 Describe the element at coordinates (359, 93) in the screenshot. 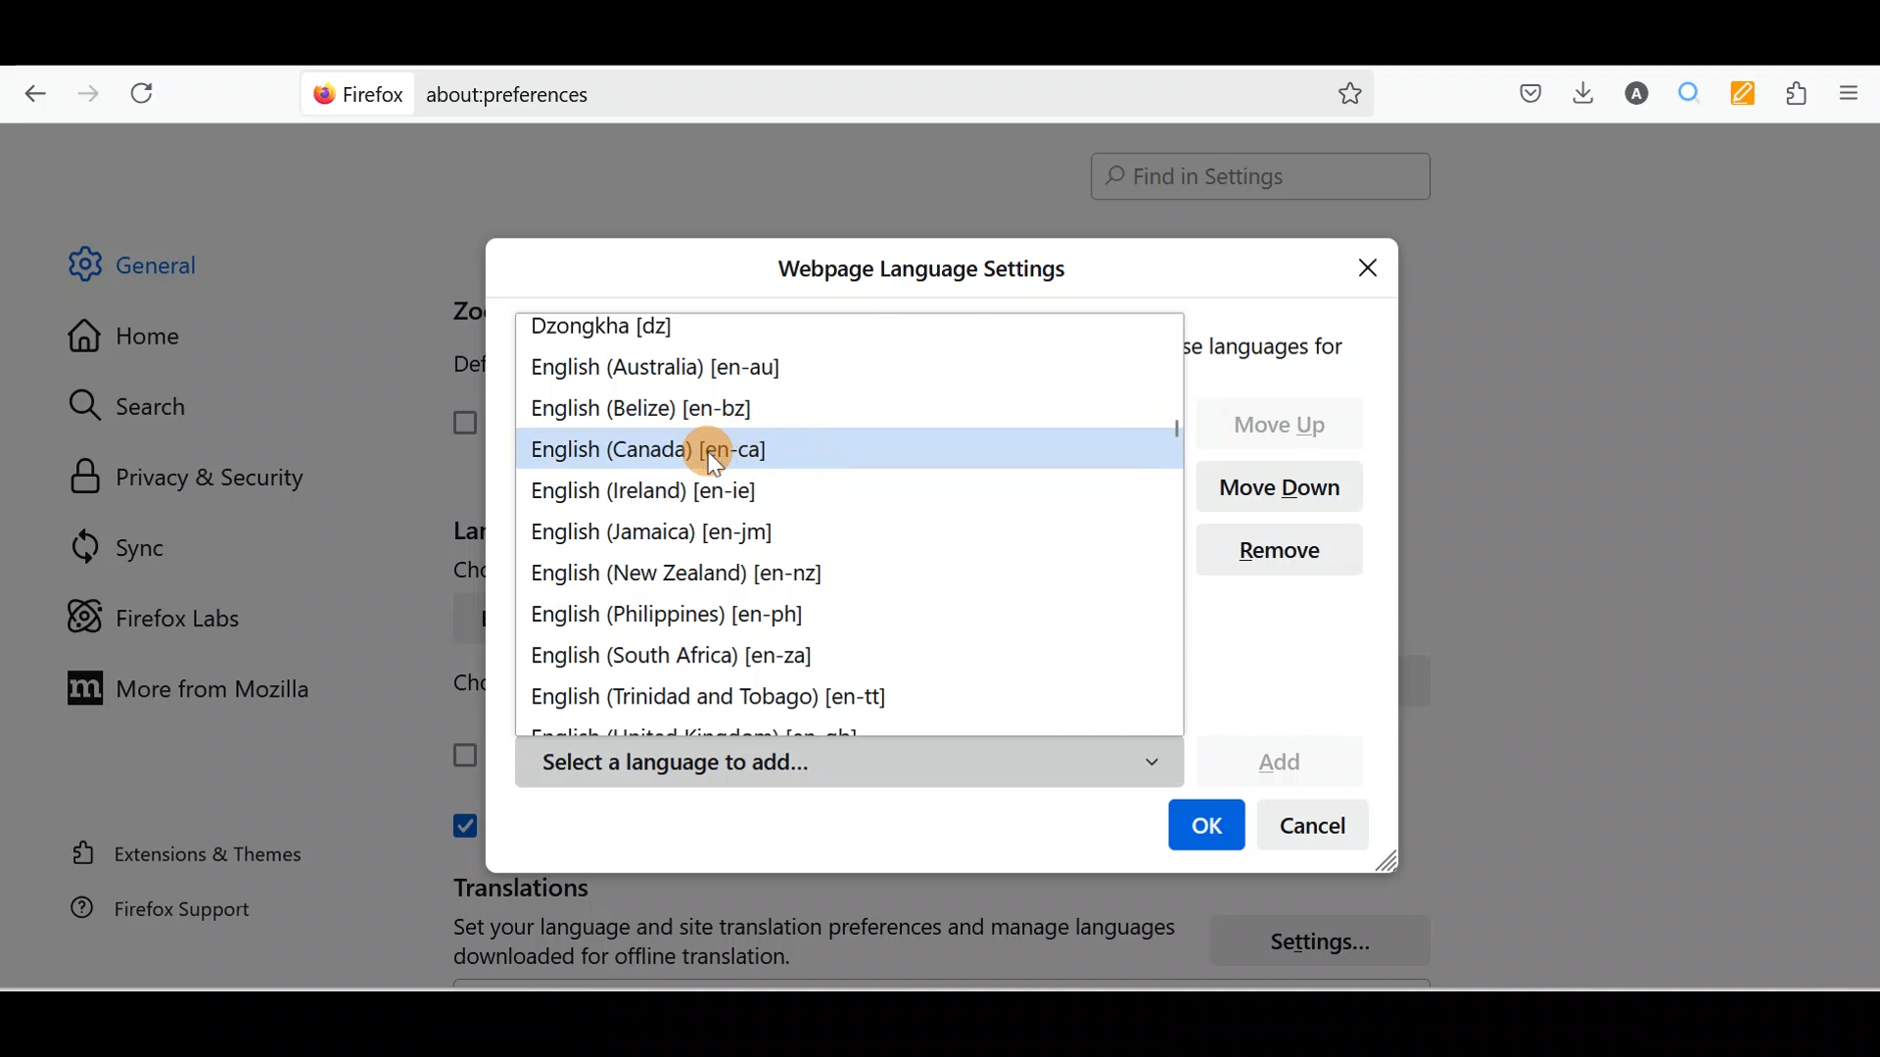

I see `Firefox` at that location.